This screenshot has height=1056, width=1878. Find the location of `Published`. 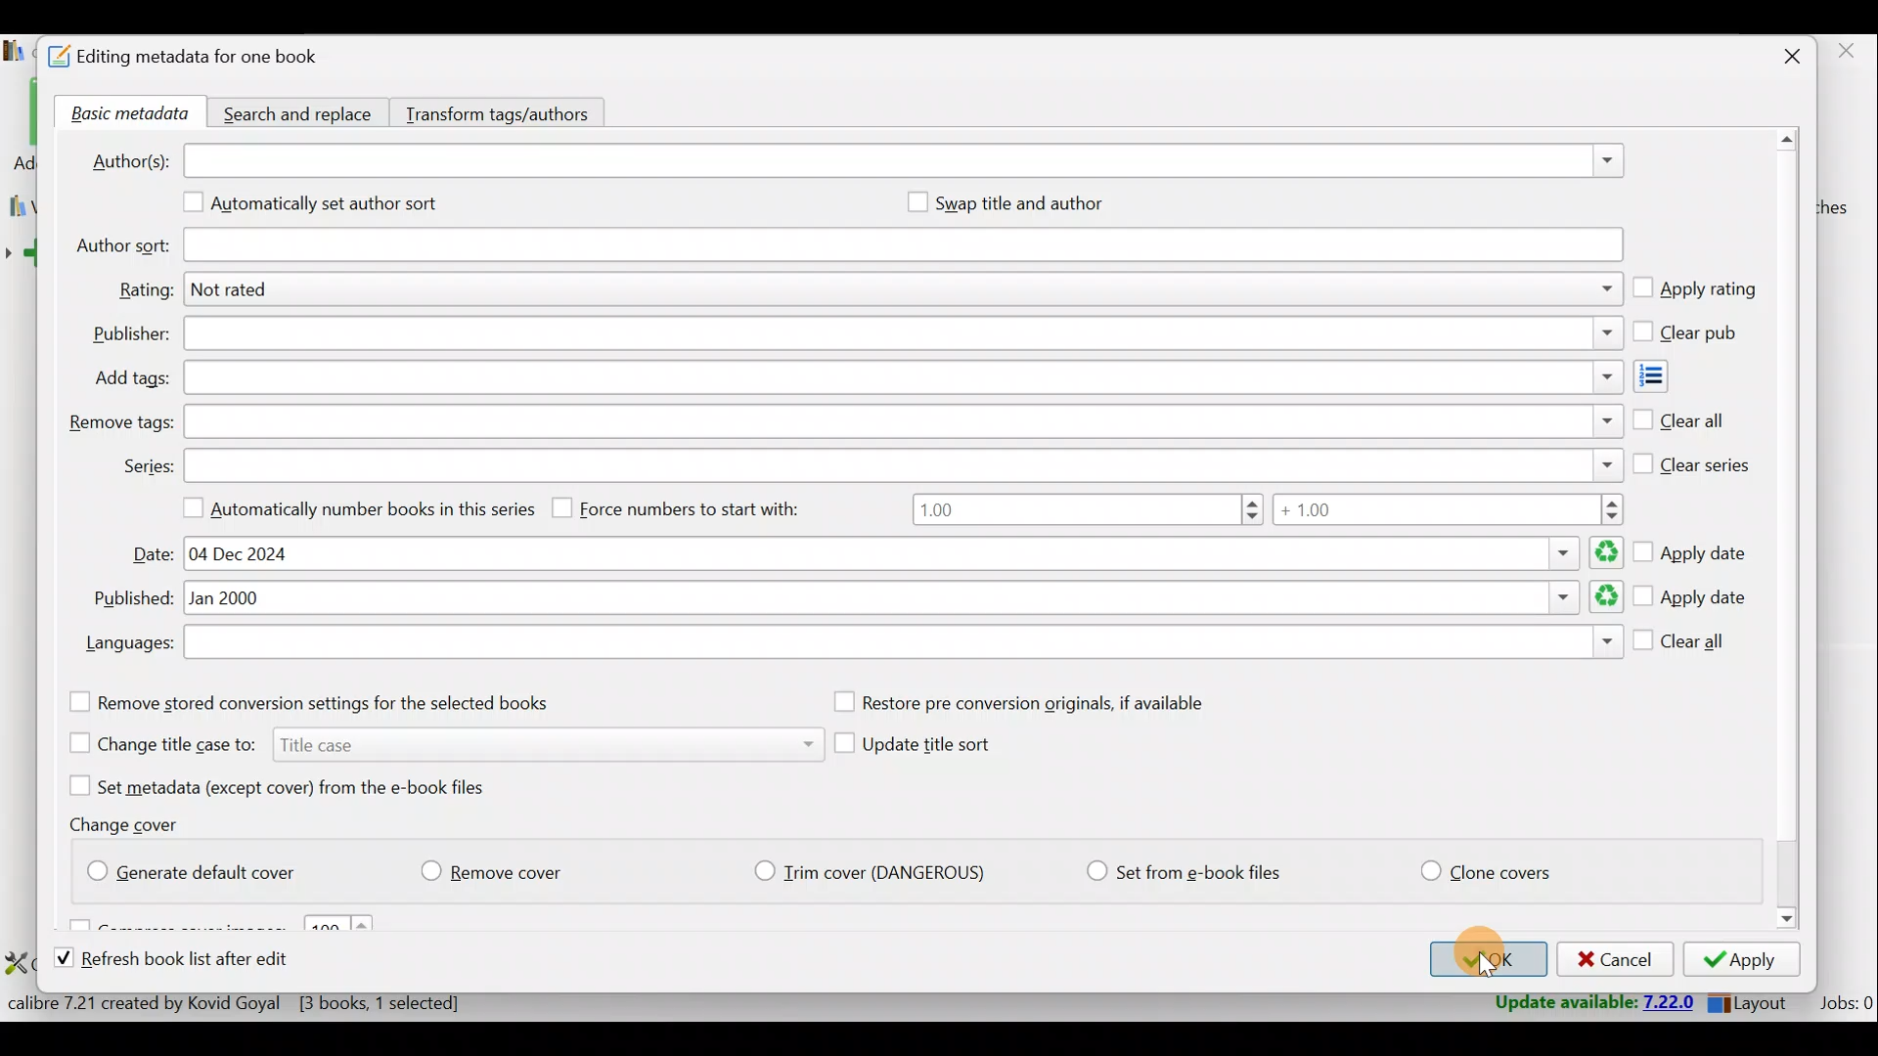

Published is located at coordinates (905, 599).